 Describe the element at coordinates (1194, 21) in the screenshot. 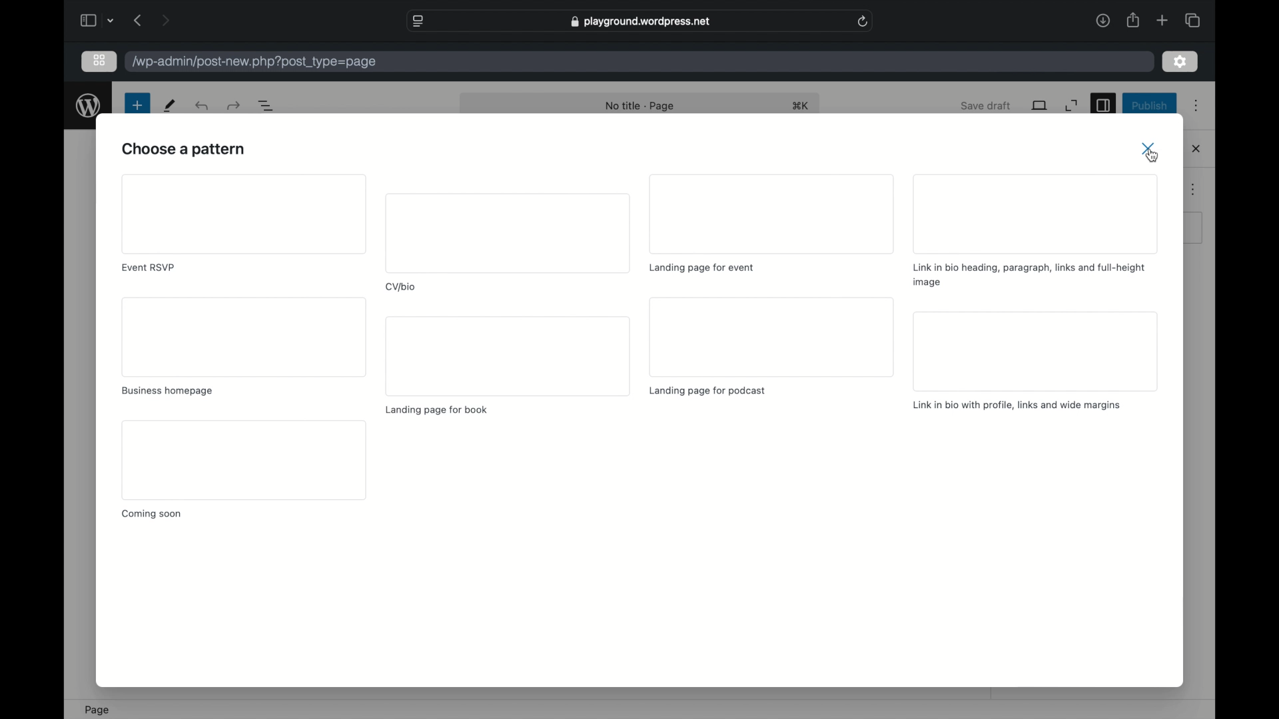

I see `show tab overview` at that location.